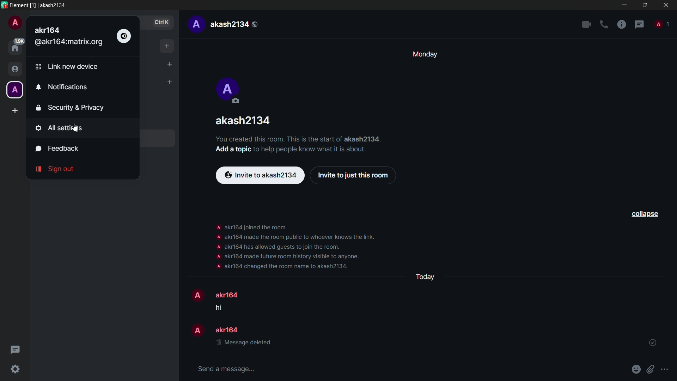 The image size is (677, 381). I want to click on people icon, so click(14, 69).